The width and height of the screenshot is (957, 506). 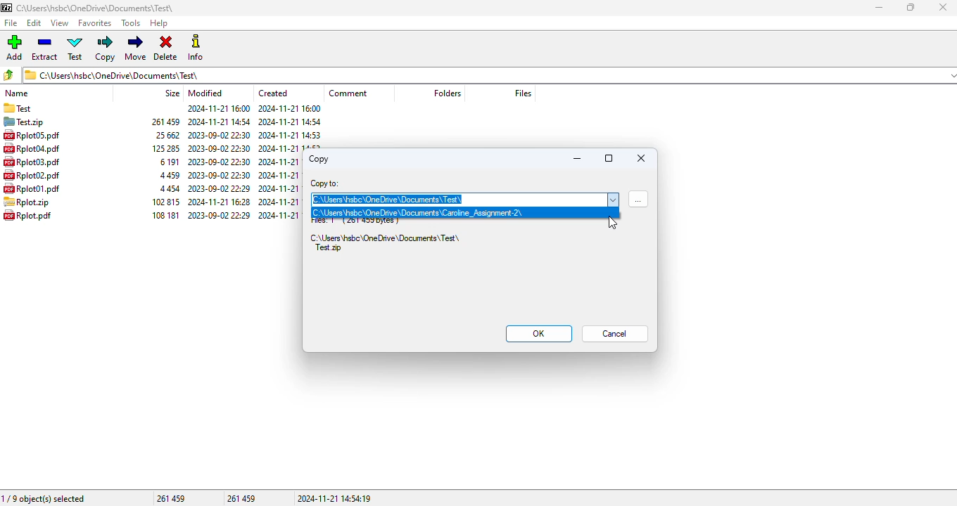 What do you see at coordinates (355, 223) in the screenshot?
I see `Files: 1 (261 459 bytes)` at bounding box center [355, 223].